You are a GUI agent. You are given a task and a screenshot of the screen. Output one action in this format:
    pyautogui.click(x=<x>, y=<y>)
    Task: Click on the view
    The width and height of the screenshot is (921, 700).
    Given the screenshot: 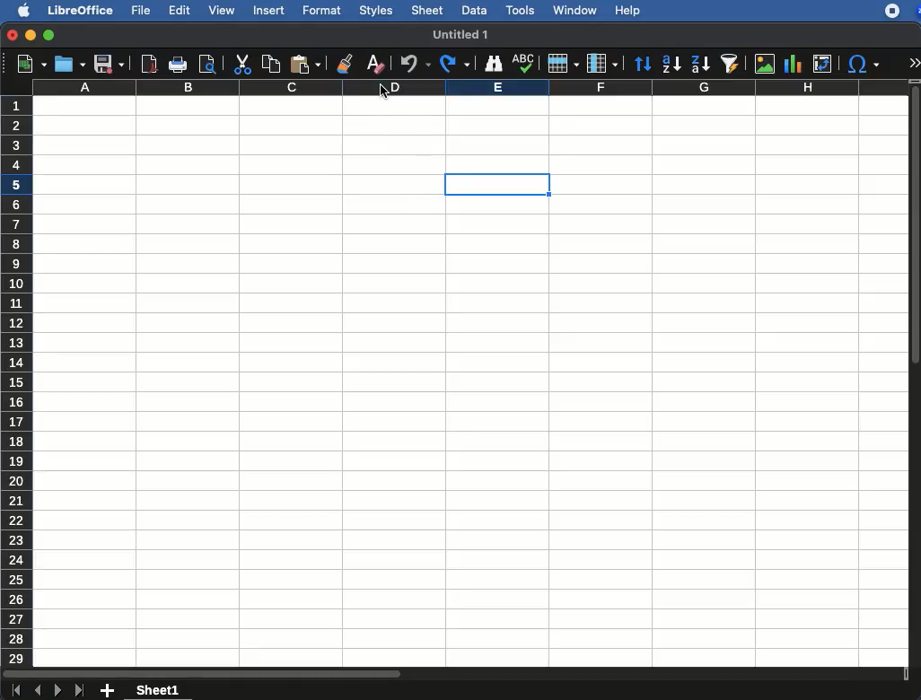 What is the action you would take?
    pyautogui.click(x=222, y=10)
    